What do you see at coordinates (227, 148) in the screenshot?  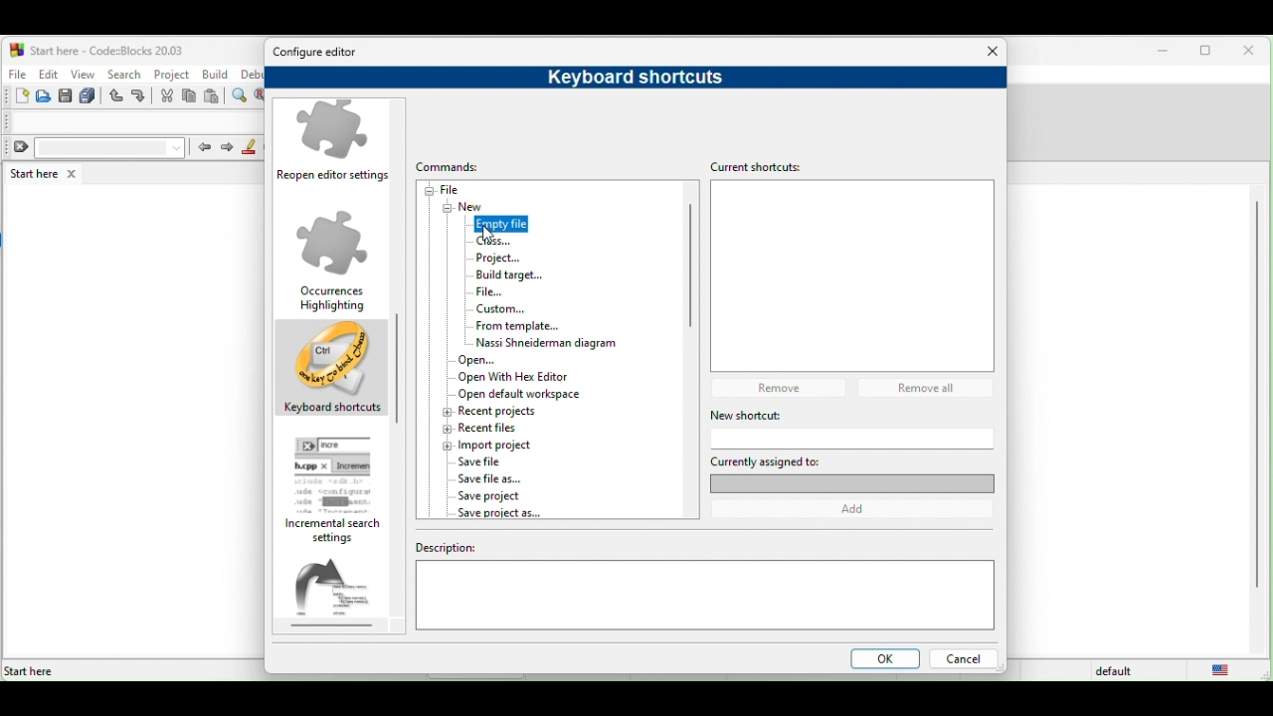 I see `next ` at bounding box center [227, 148].